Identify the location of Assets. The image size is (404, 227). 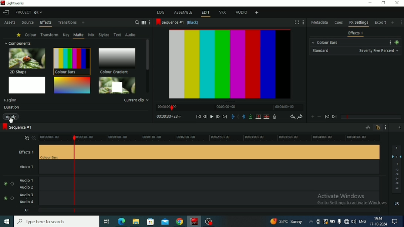
(10, 23).